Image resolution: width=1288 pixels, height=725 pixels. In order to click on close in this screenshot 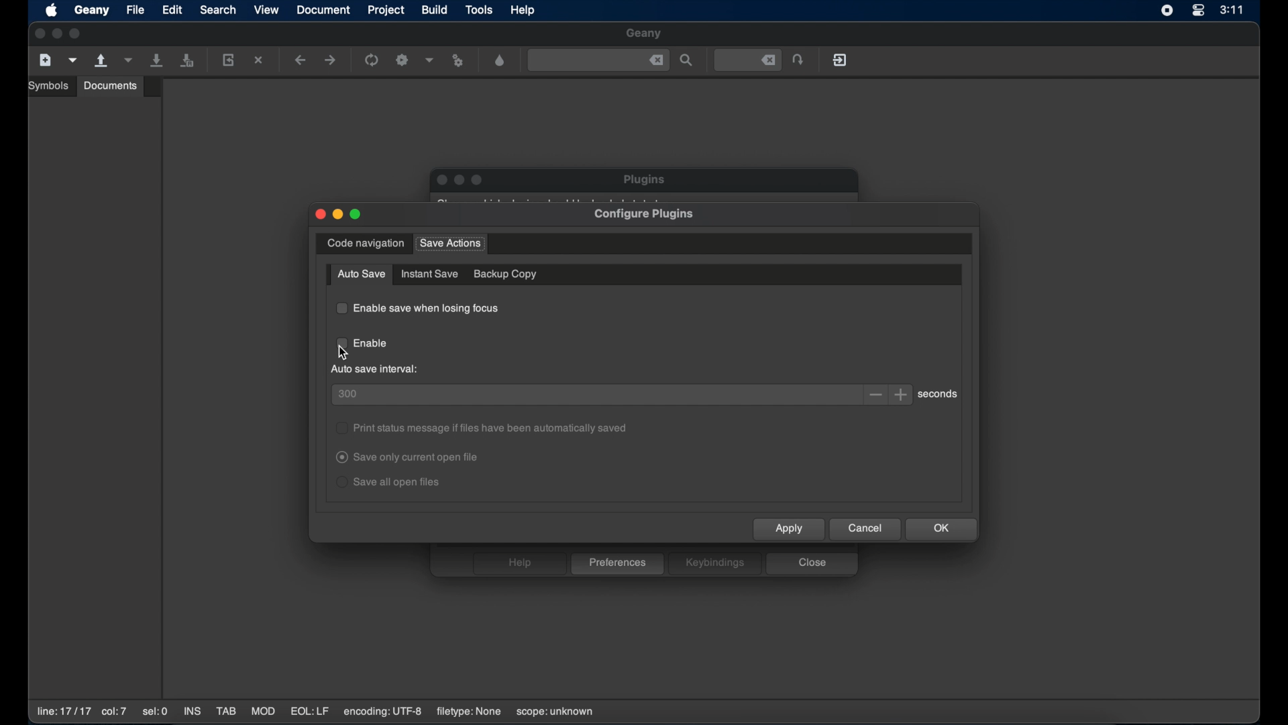, I will do `click(657, 60)`.